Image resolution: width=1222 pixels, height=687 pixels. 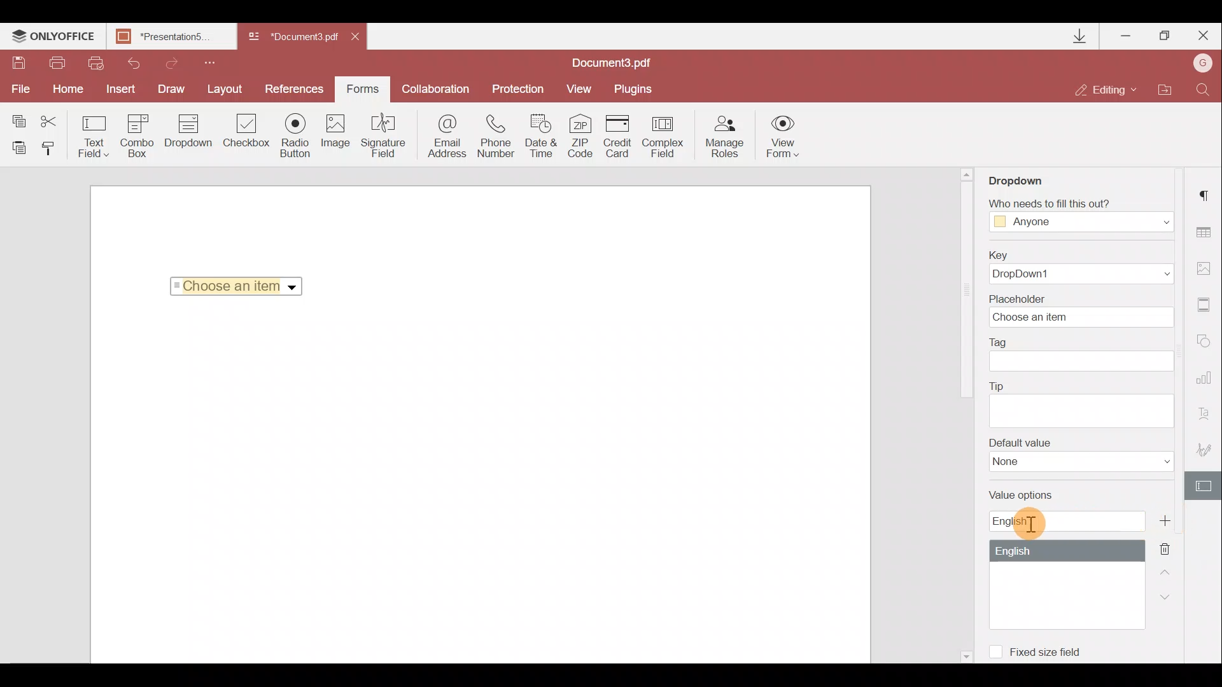 I want to click on View form, so click(x=783, y=136).